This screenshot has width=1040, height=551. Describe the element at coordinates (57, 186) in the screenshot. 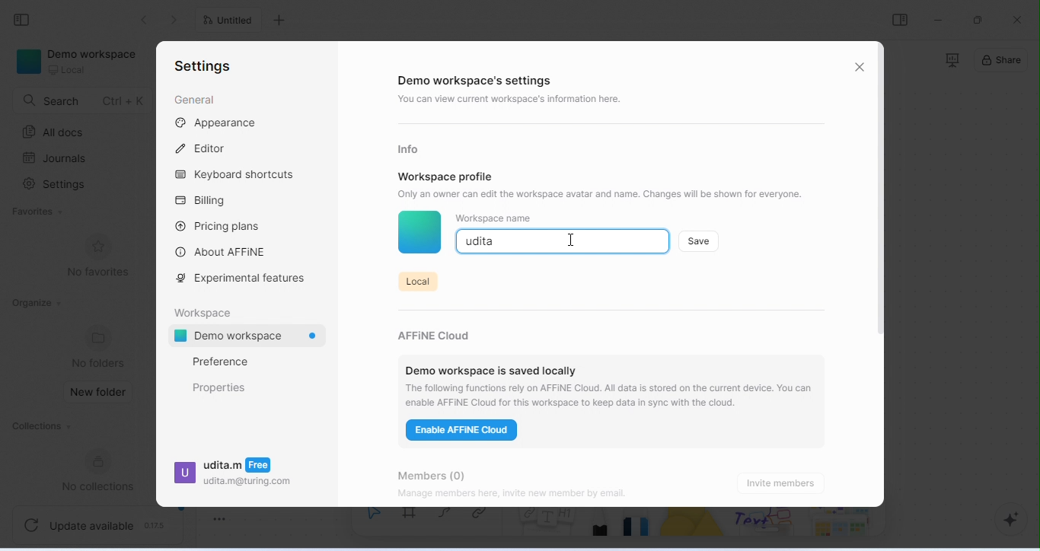

I see `settings` at that location.